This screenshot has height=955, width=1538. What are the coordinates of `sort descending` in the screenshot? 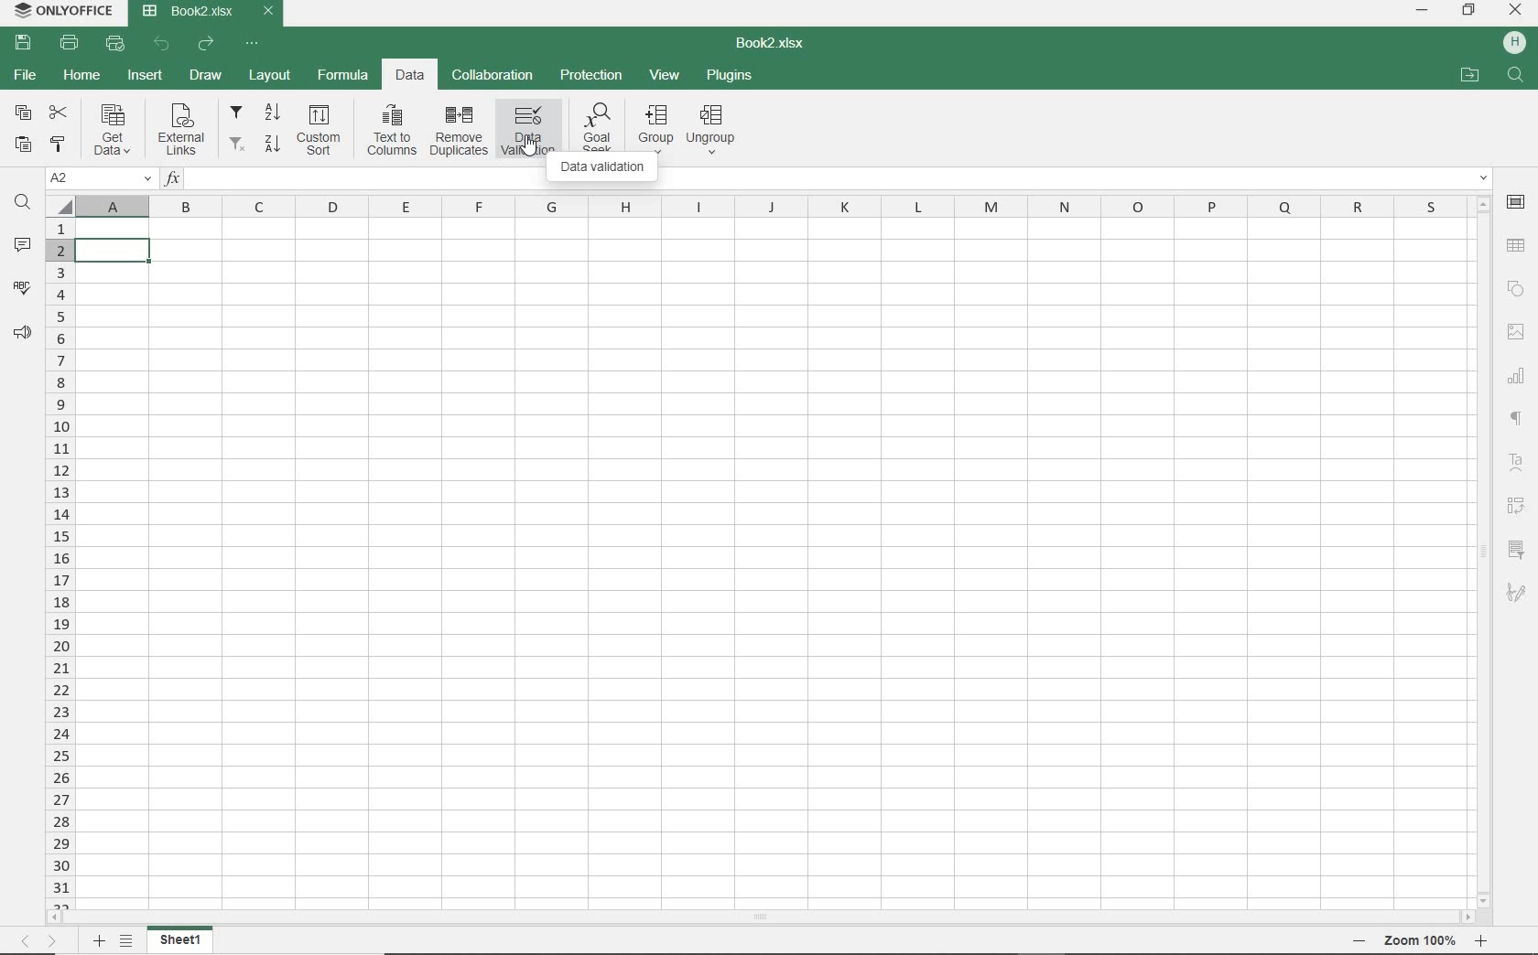 It's located at (273, 146).